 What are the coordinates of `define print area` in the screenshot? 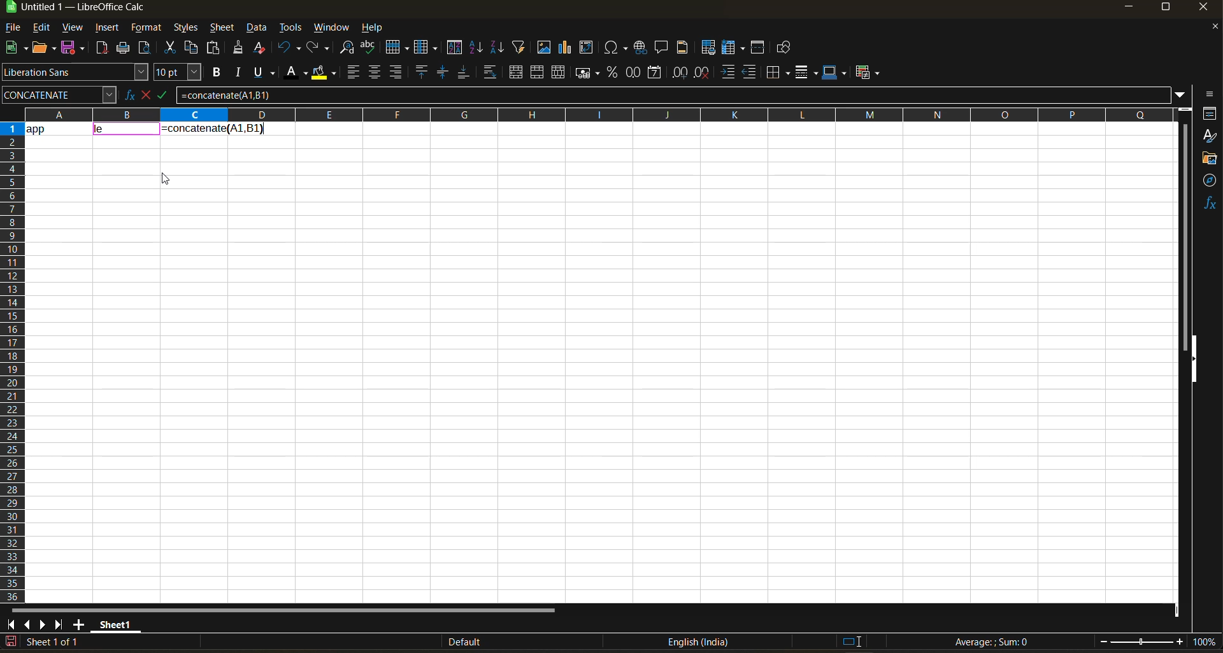 It's located at (708, 48).